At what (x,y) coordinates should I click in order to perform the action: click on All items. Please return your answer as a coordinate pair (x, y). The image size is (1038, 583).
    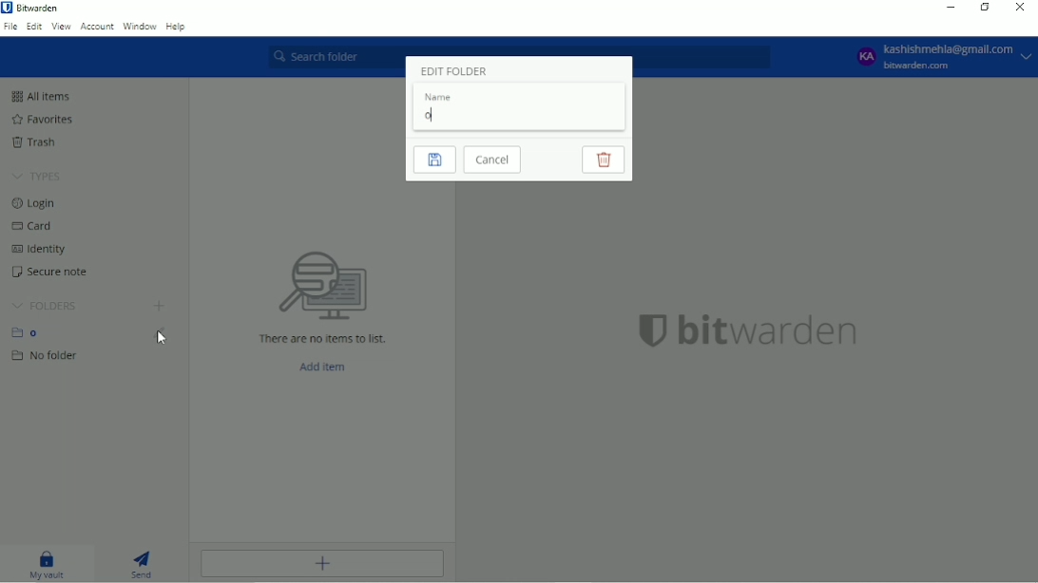
    Looking at the image, I should click on (40, 96).